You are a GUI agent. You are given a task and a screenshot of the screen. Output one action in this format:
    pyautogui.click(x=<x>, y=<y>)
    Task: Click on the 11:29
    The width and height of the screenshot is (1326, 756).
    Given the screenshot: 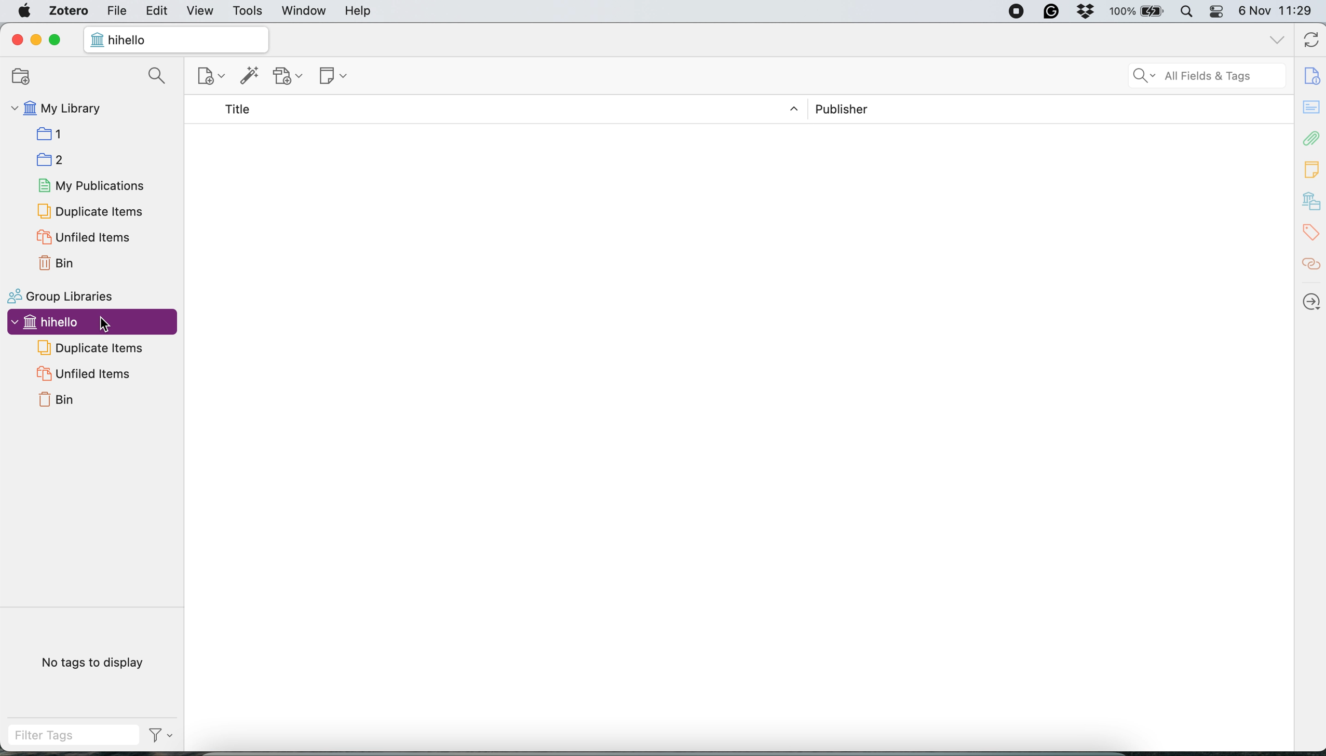 What is the action you would take?
    pyautogui.click(x=1299, y=10)
    